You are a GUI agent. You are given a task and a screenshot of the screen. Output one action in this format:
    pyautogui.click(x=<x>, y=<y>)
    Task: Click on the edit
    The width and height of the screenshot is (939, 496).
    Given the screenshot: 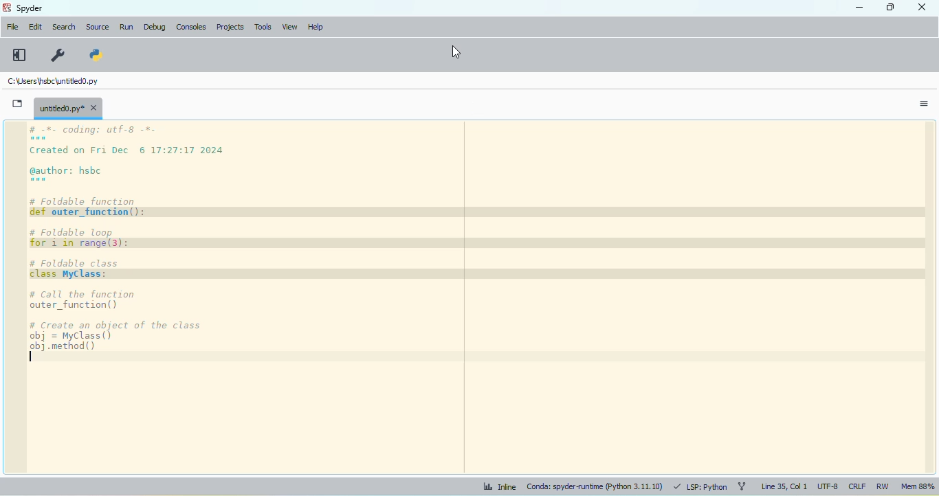 What is the action you would take?
    pyautogui.click(x=34, y=26)
    